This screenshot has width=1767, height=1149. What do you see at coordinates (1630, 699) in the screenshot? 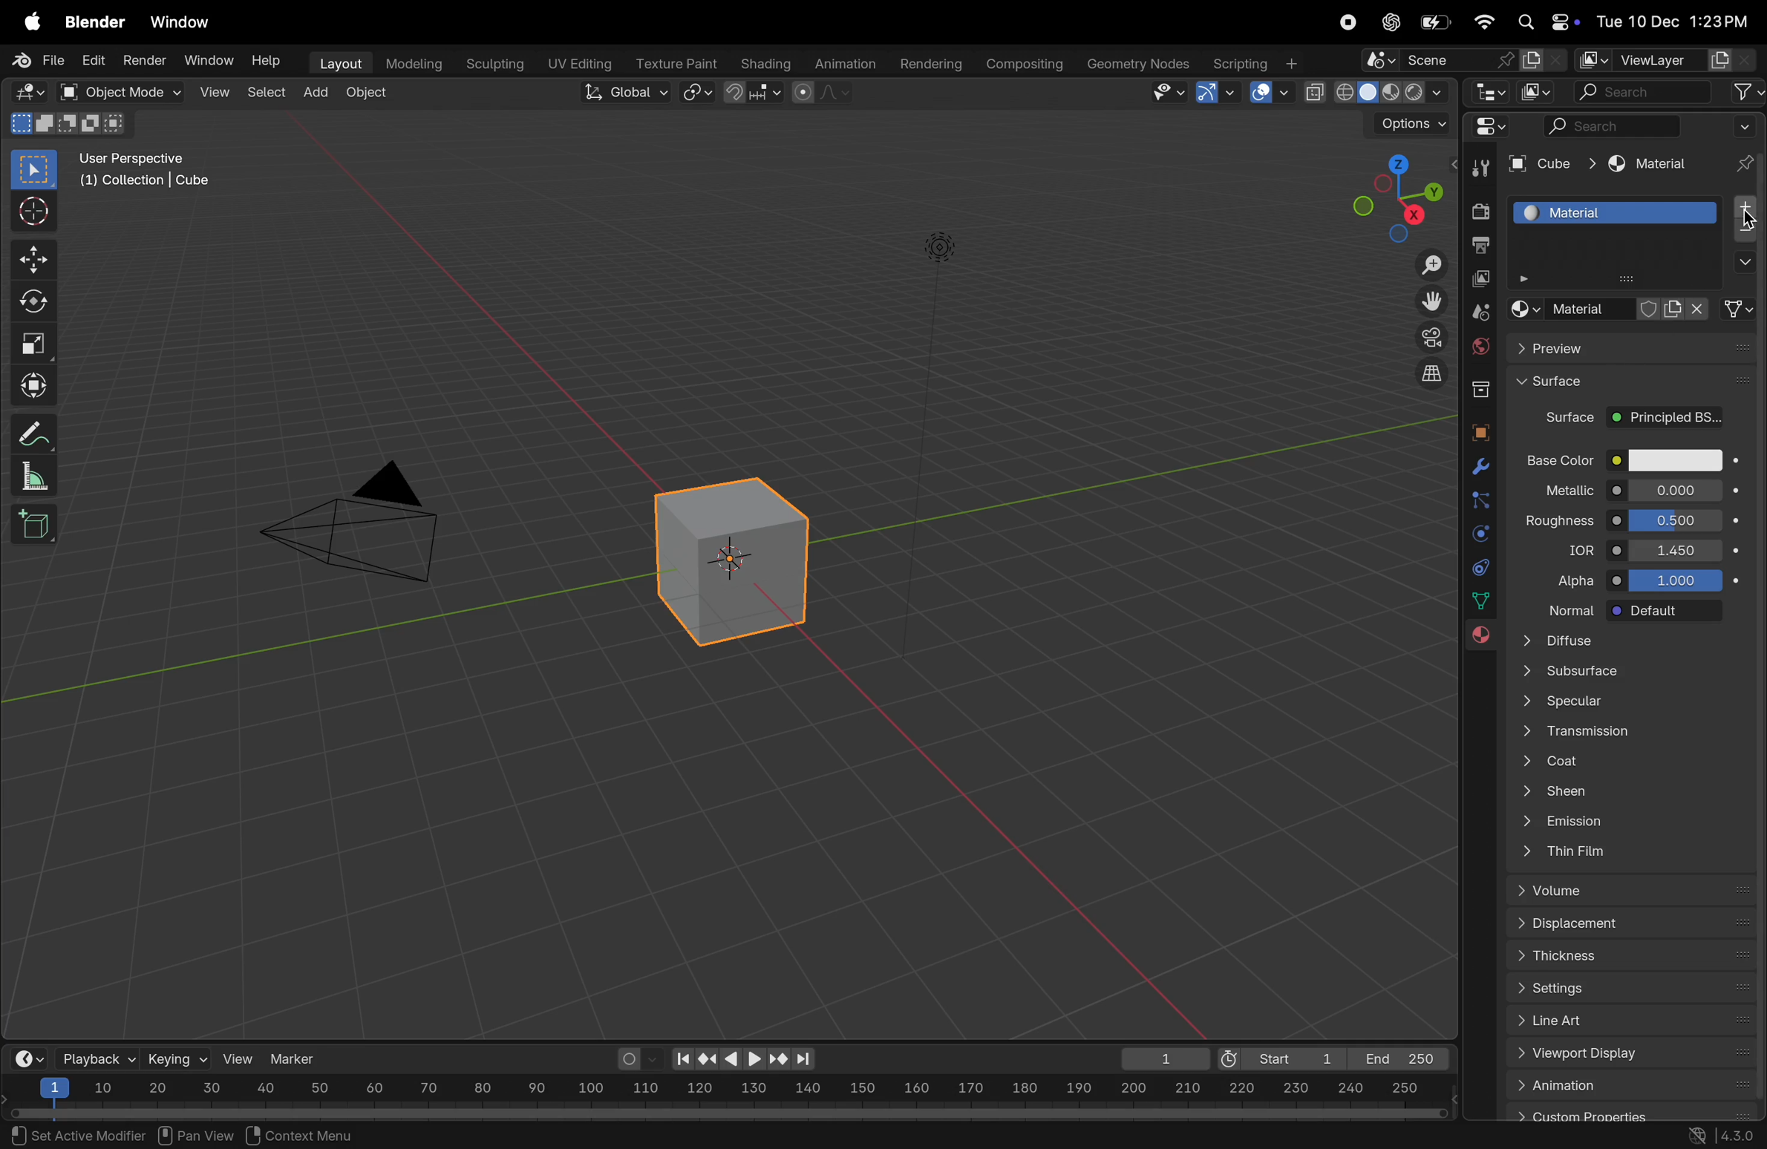
I see `specular` at bounding box center [1630, 699].